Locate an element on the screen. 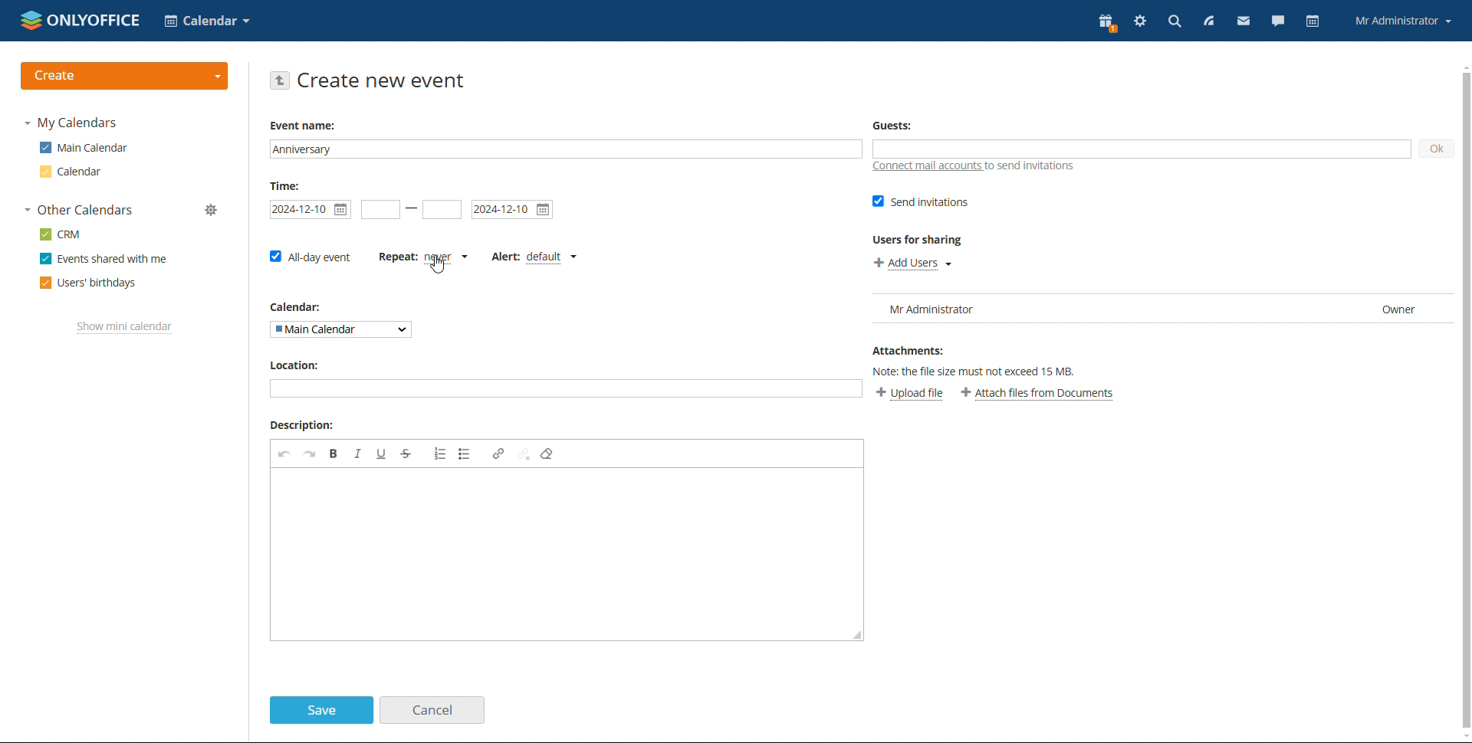 This screenshot has height=743, width=1472. end time is located at coordinates (442, 210).